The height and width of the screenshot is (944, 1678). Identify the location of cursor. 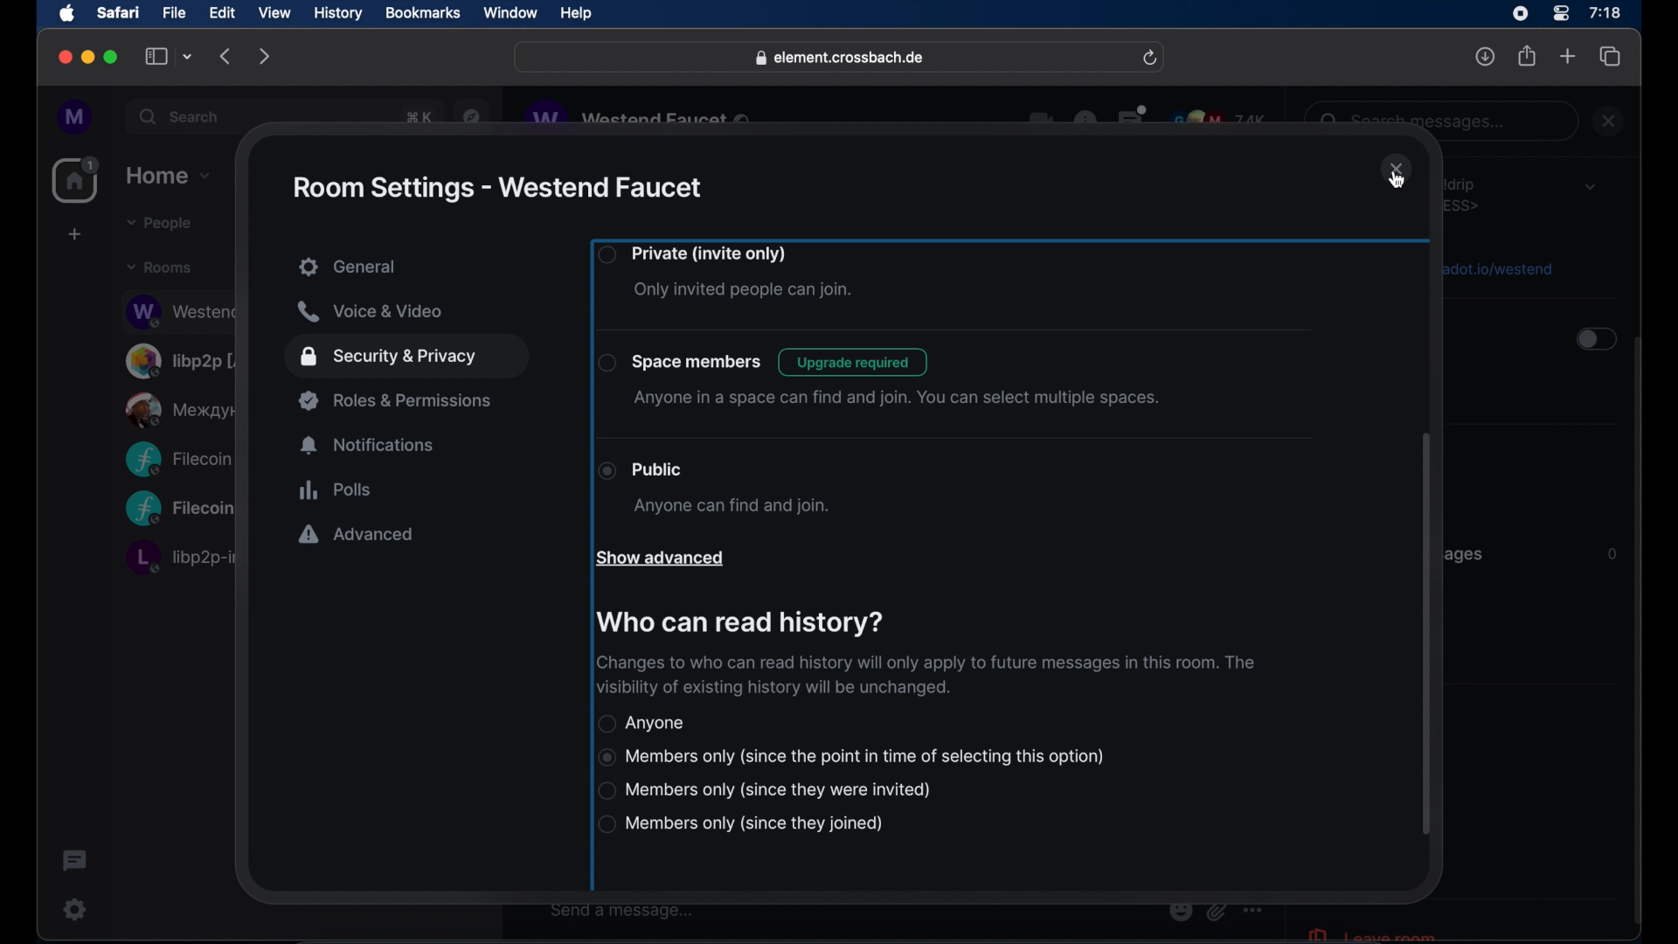
(1397, 180).